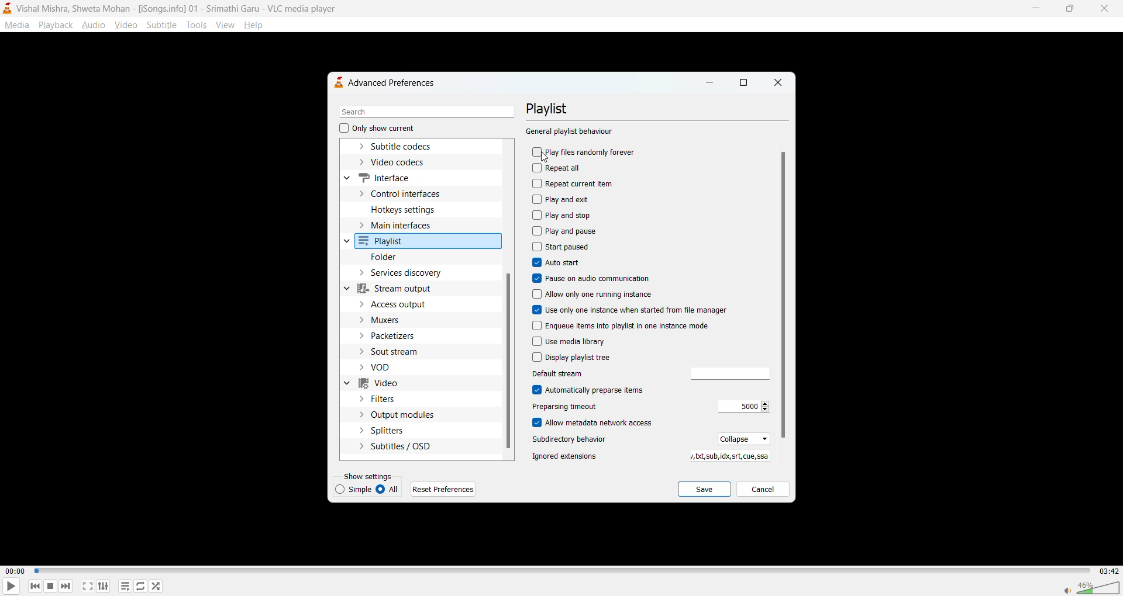 This screenshot has width=1123, height=596. I want to click on start paused, so click(563, 246).